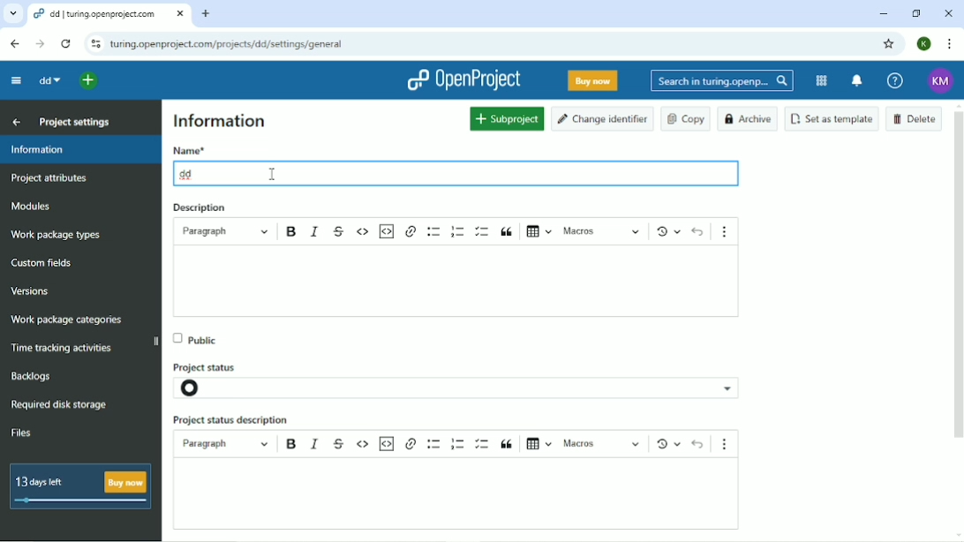 The image size is (964, 542). What do you see at coordinates (32, 375) in the screenshot?
I see `Backlogs` at bounding box center [32, 375].